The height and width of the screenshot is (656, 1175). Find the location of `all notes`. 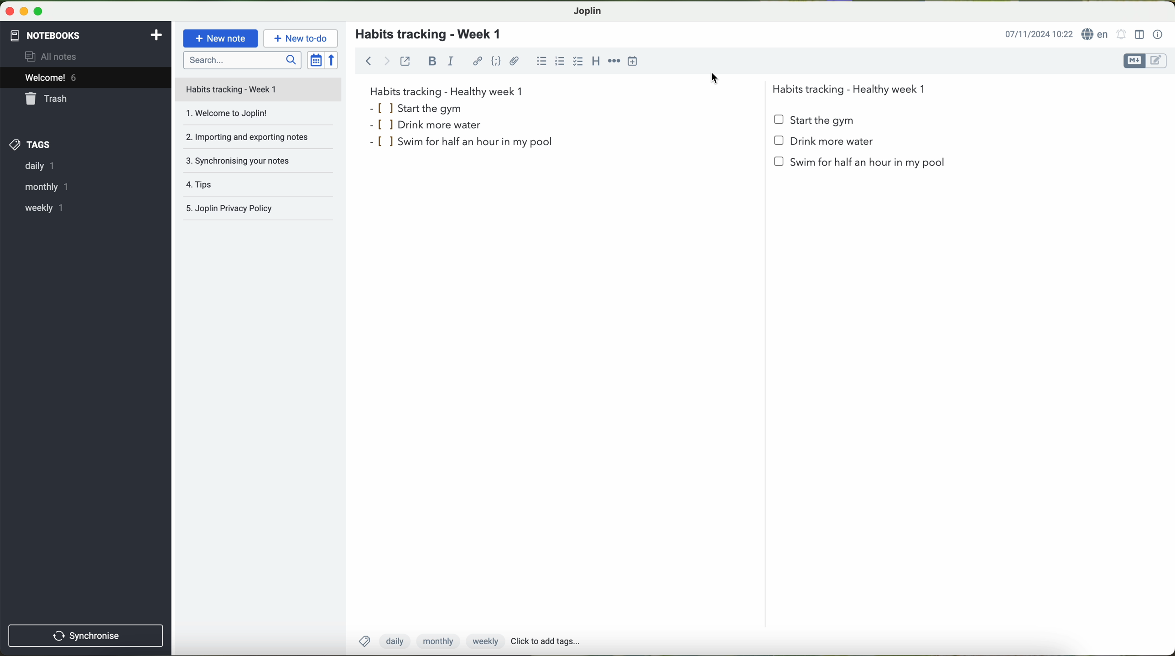

all notes is located at coordinates (53, 56).